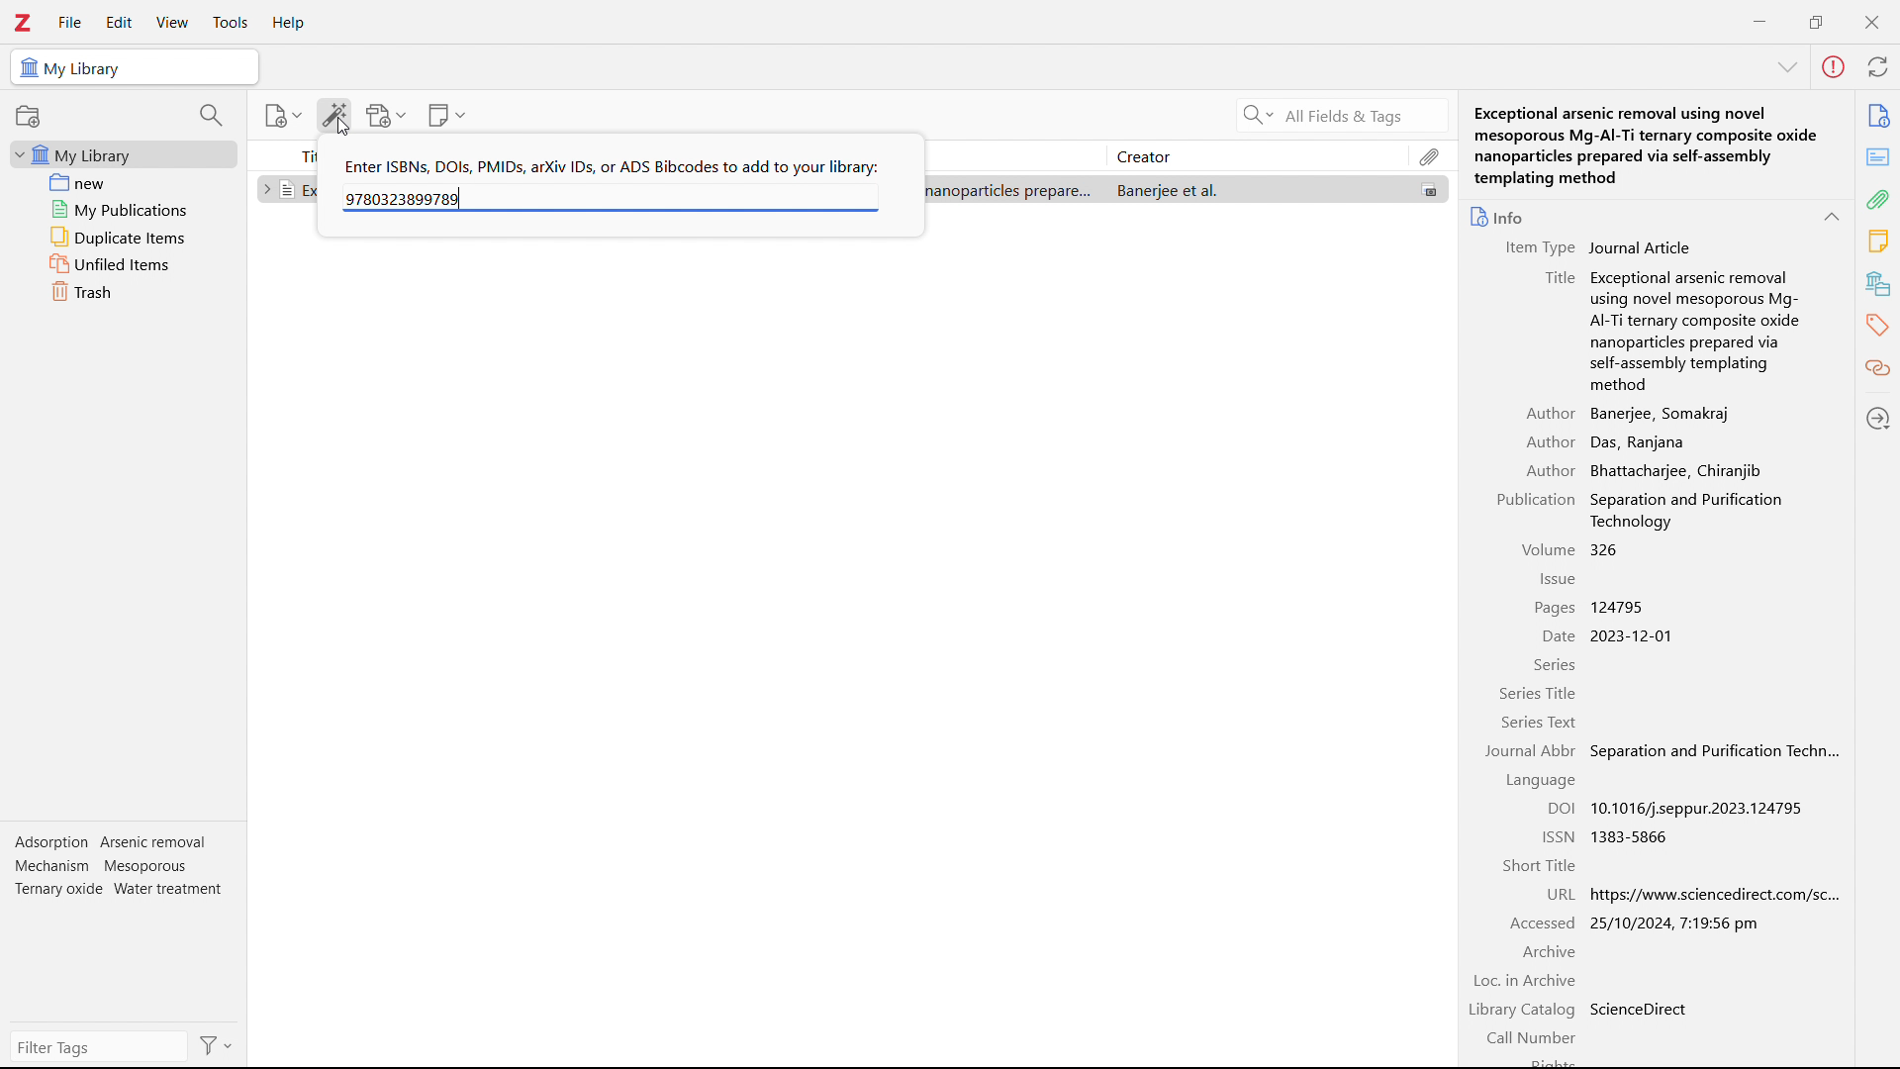 The image size is (1900, 1069). I want to click on unfiled items, so click(124, 263).